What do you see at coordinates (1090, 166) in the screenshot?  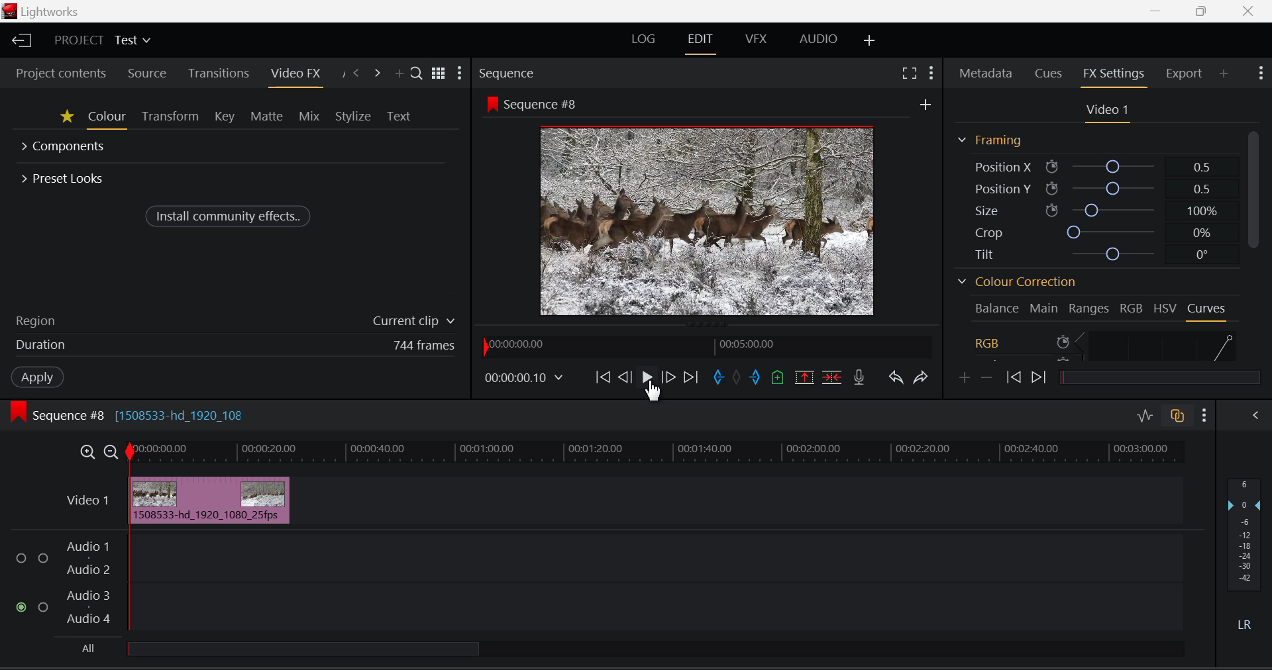 I see `Position X` at bounding box center [1090, 166].